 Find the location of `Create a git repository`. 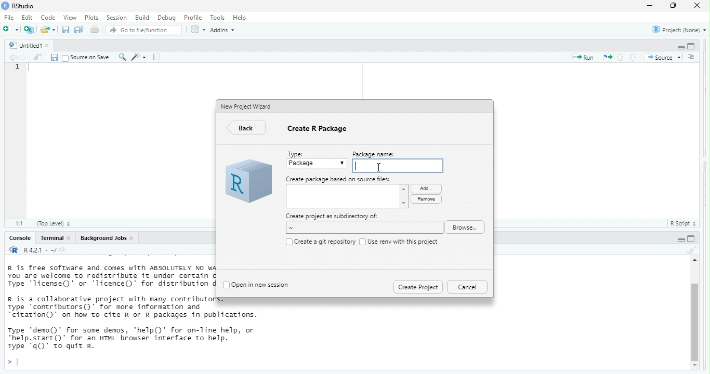

Create a git repository is located at coordinates (324, 241).